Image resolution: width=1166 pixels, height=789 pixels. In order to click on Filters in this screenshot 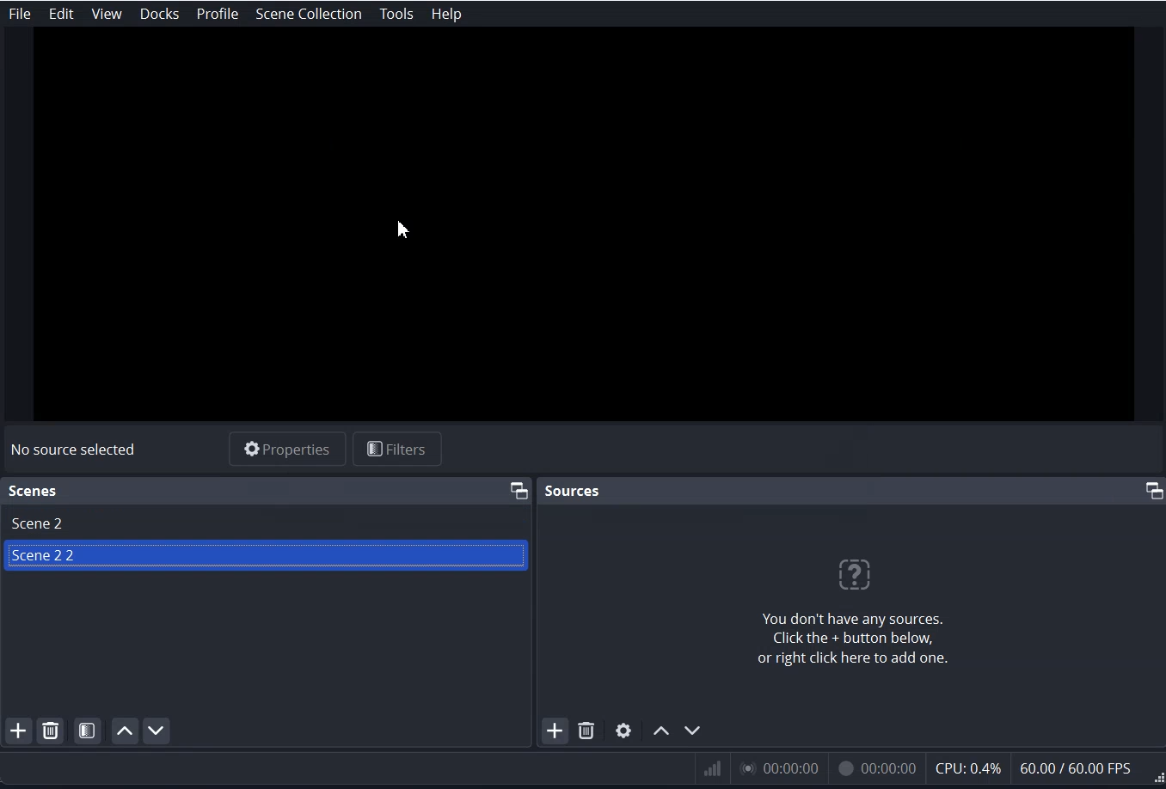, I will do `click(398, 448)`.